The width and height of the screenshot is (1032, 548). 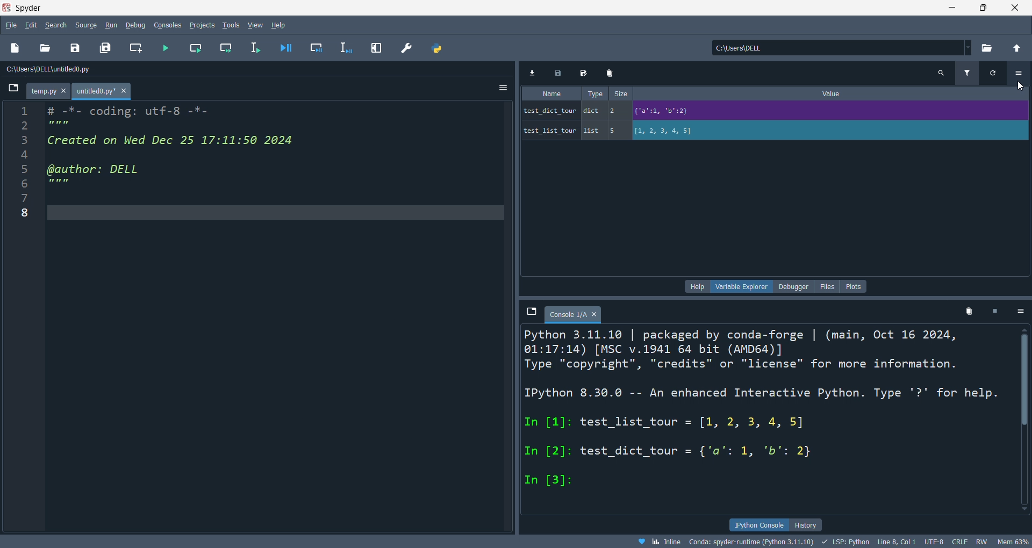 What do you see at coordinates (961, 542) in the screenshot?
I see `CRLF` at bounding box center [961, 542].